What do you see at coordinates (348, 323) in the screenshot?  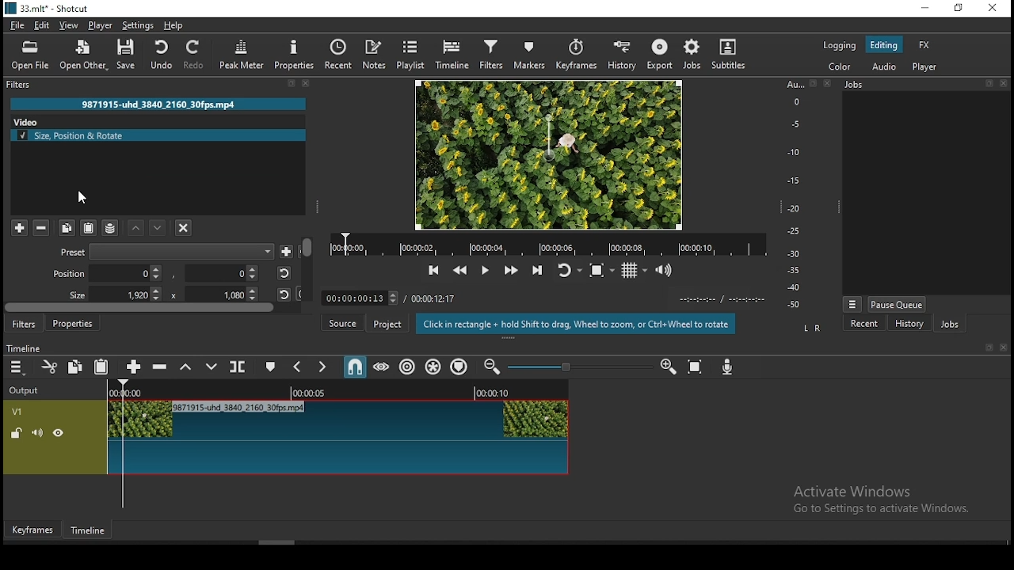 I see `source` at bounding box center [348, 323].